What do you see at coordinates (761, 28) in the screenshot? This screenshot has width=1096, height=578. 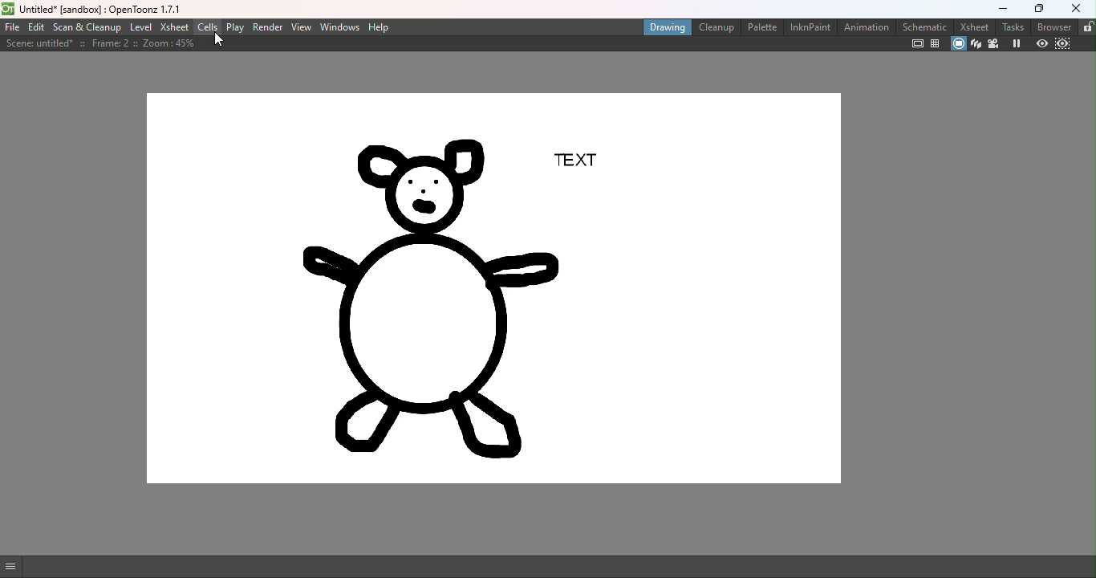 I see `Palette` at bounding box center [761, 28].